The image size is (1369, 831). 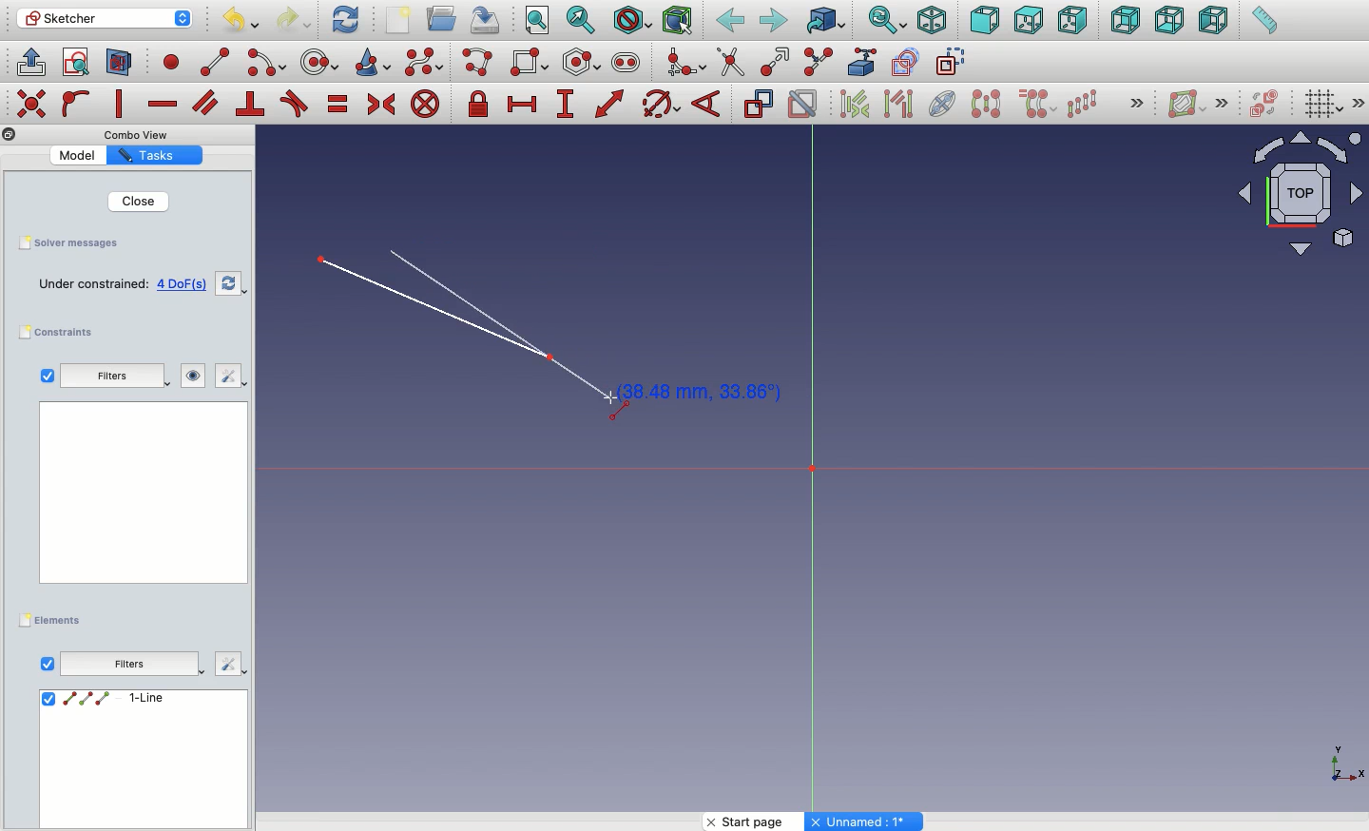 I want to click on , so click(x=1340, y=763).